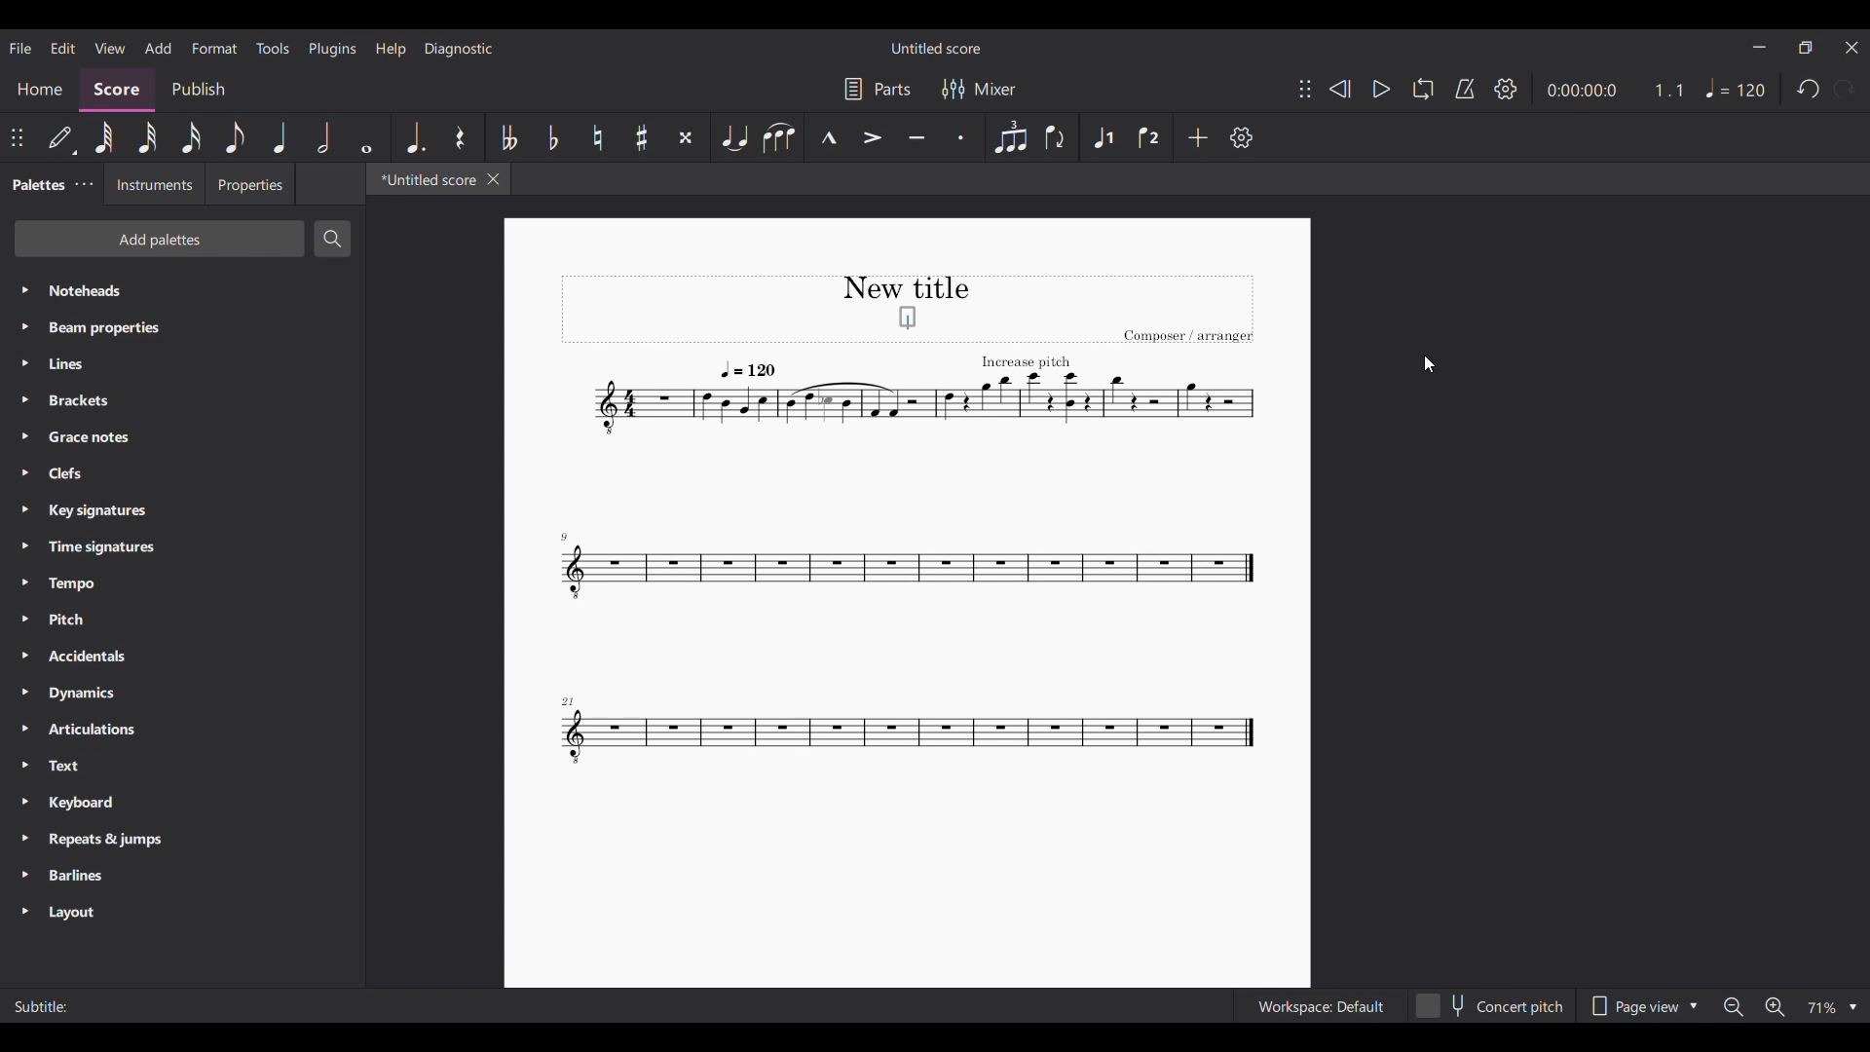 Image resolution: width=1870 pixels, height=1052 pixels. I want to click on Half note, so click(323, 137).